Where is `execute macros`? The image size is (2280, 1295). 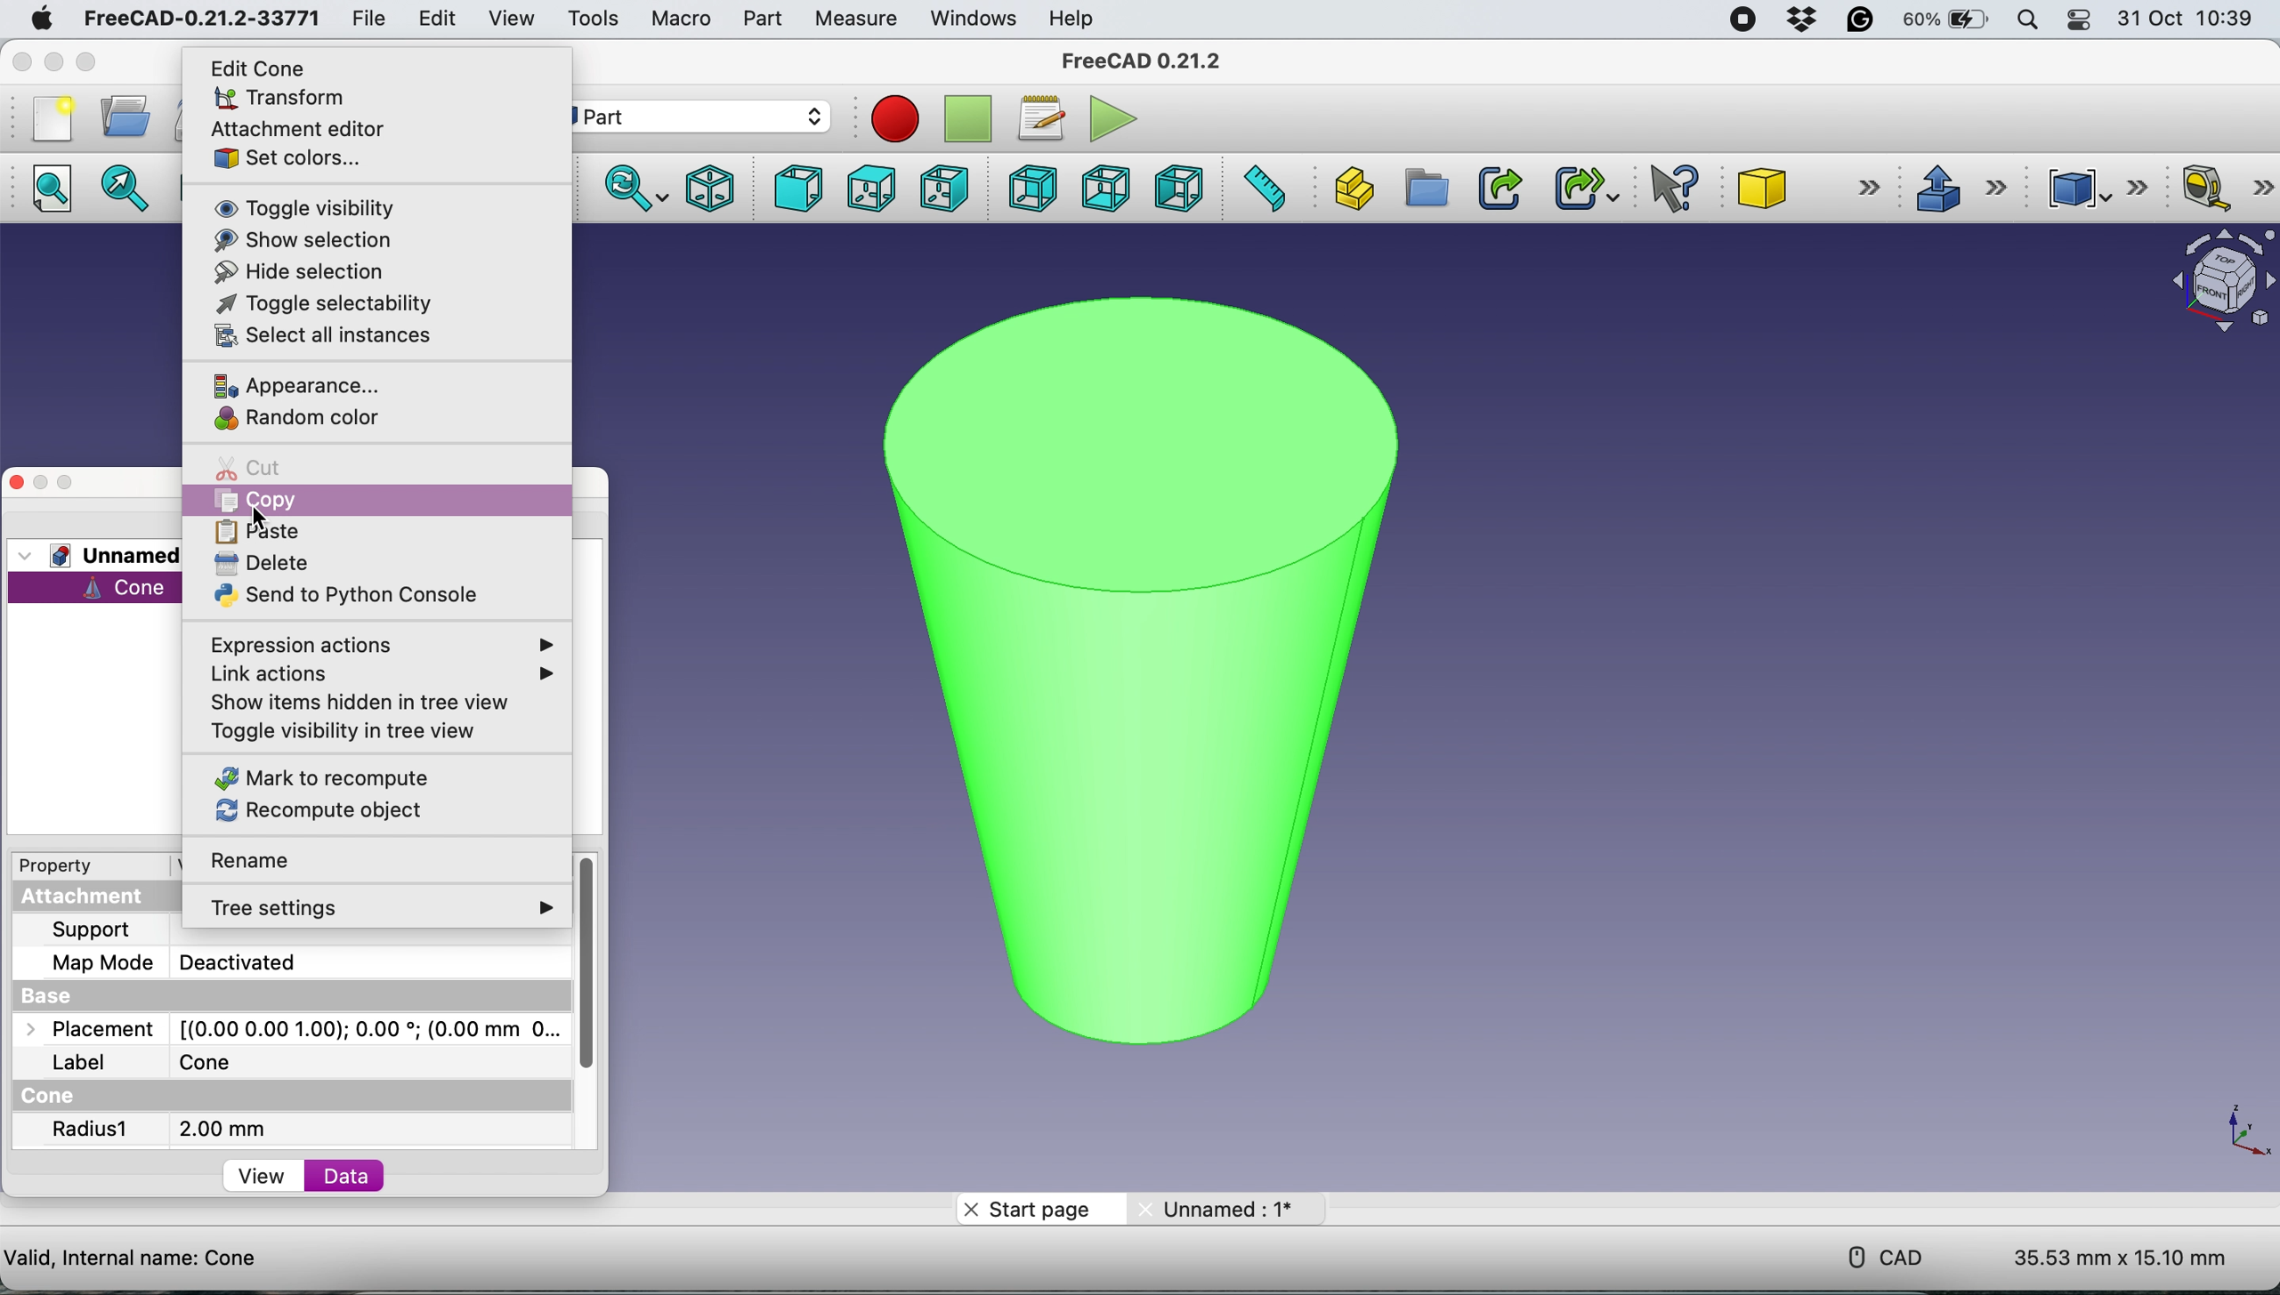
execute macros is located at coordinates (1108, 118).